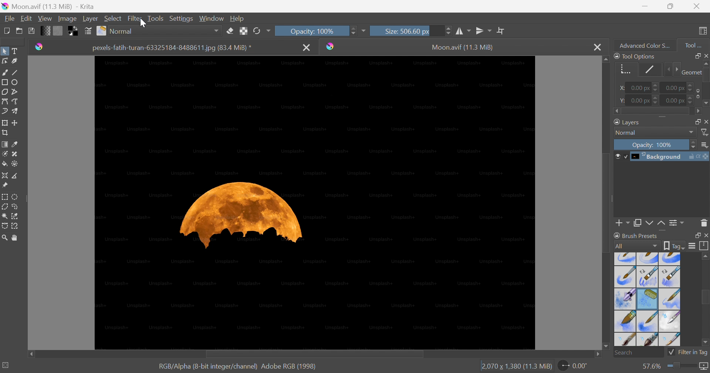 The height and width of the screenshot is (373, 710). What do you see at coordinates (706, 343) in the screenshot?
I see `Scroll down` at bounding box center [706, 343].